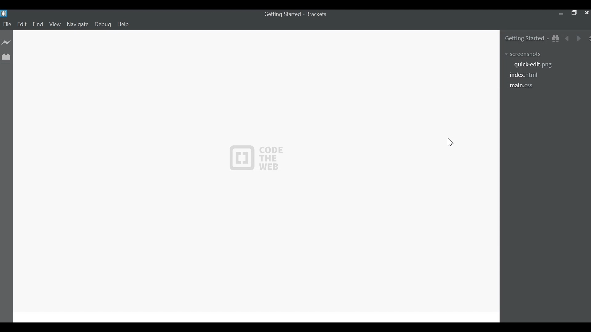  Describe the element at coordinates (5, 56) in the screenshot. I see `Manage Extensions` at that location.